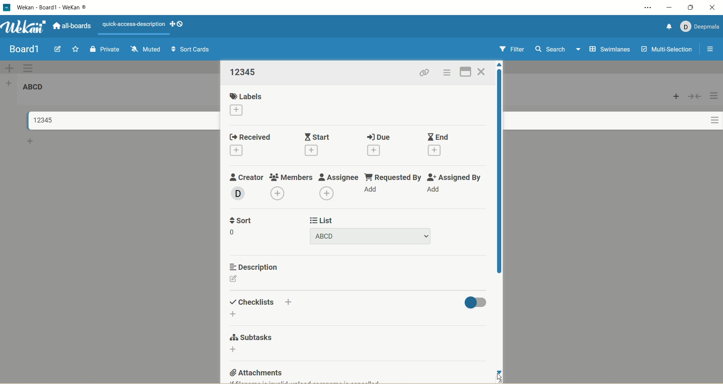  What do you see at coordinates (24, 49) in the screenshot?
I see `title` at bounding box center [24, 49].